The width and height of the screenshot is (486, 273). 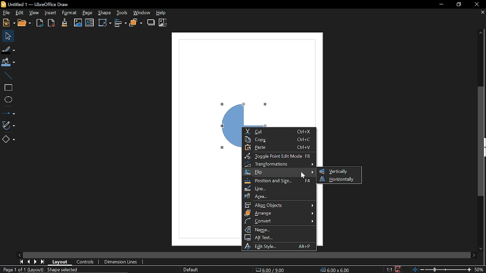 What do you see at coordinates (151, 22) in the screenshot?
I see `Shadow` at bounding box center [151, 22].